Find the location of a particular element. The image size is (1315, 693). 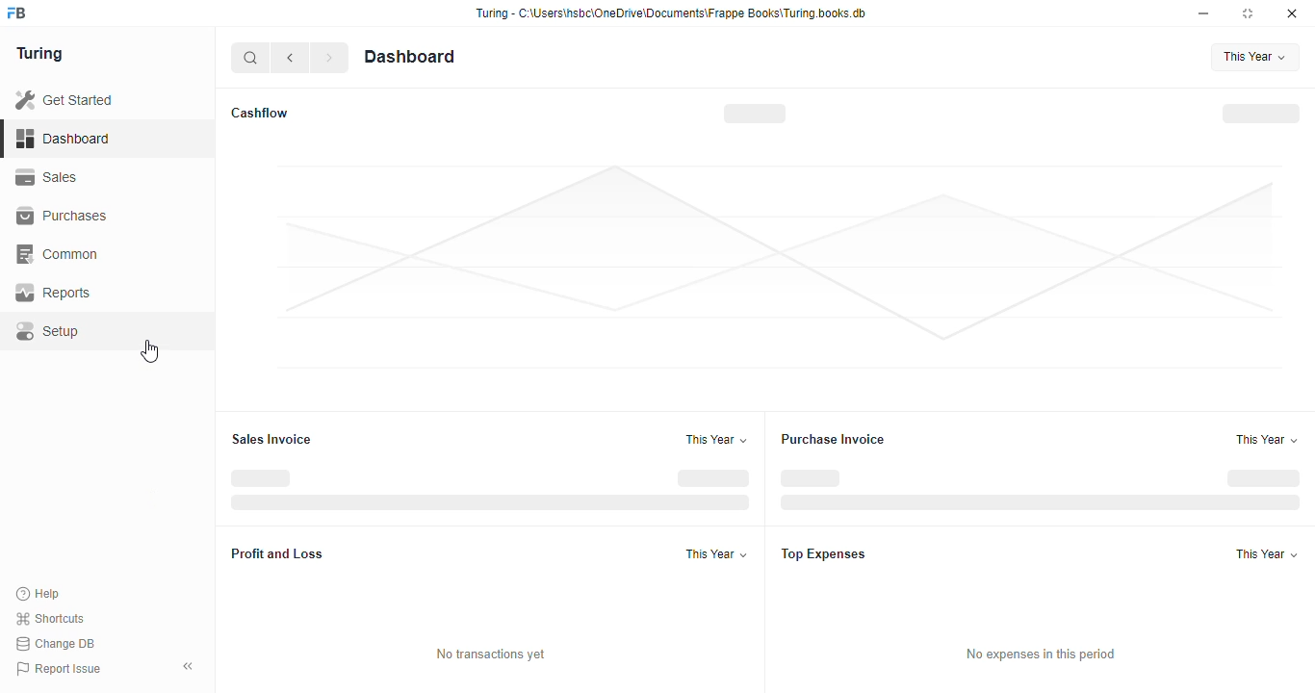

this year is located at coordinates (716, 553).